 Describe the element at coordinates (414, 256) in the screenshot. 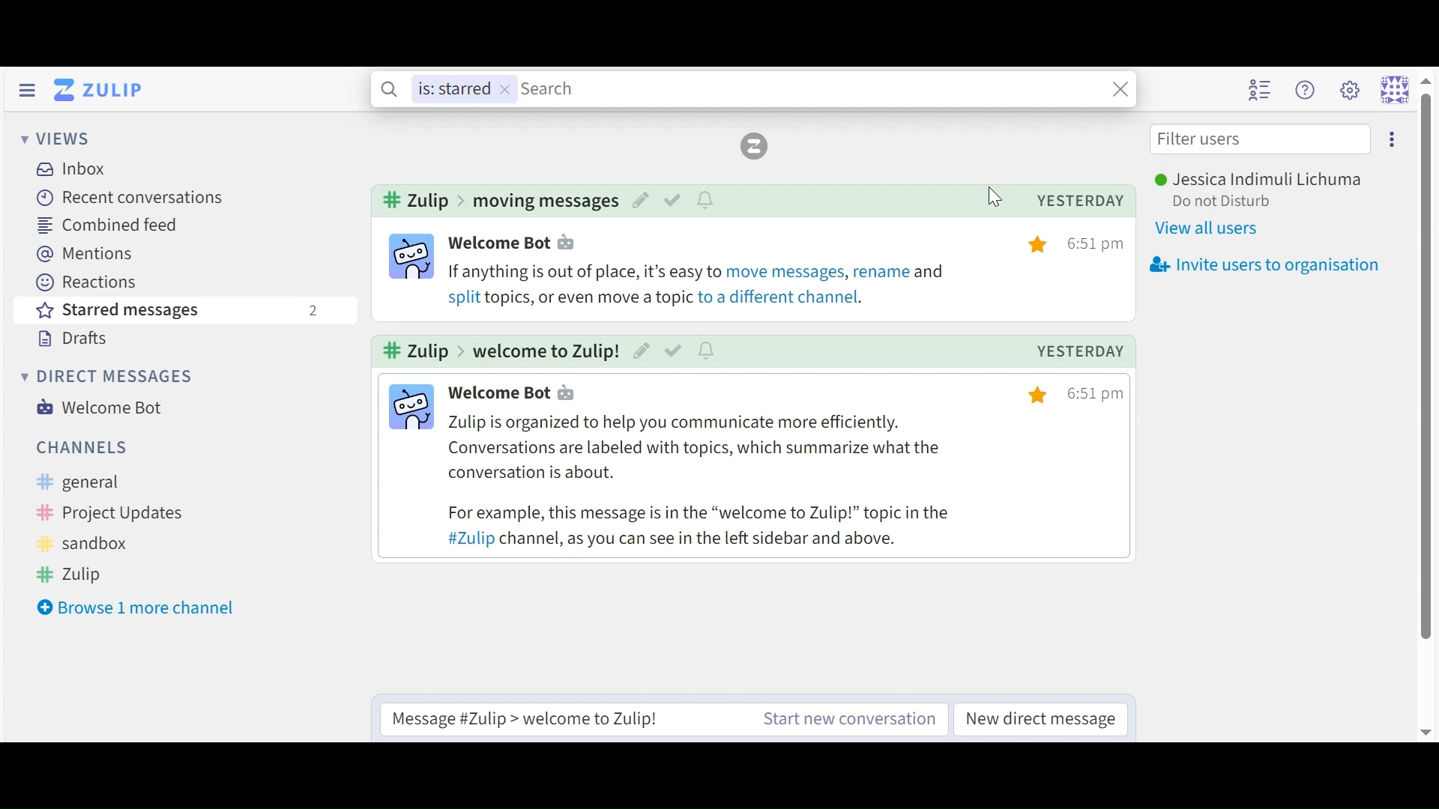

I see `user info` at that location.